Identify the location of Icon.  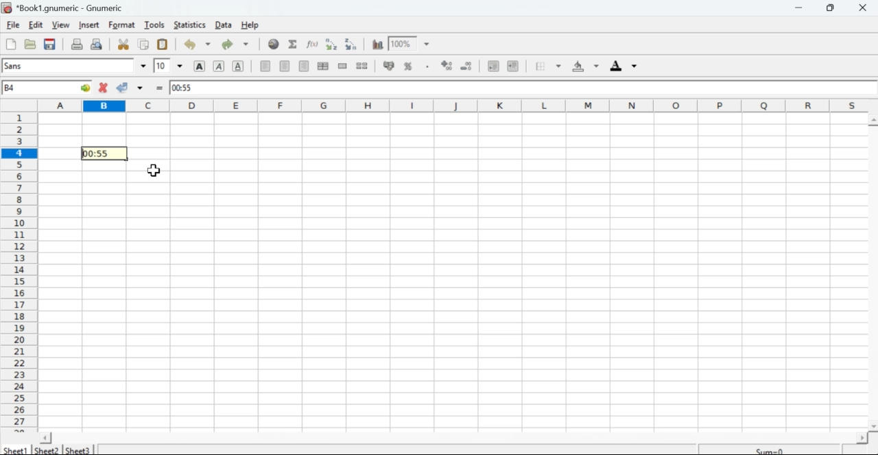
(469, 65).